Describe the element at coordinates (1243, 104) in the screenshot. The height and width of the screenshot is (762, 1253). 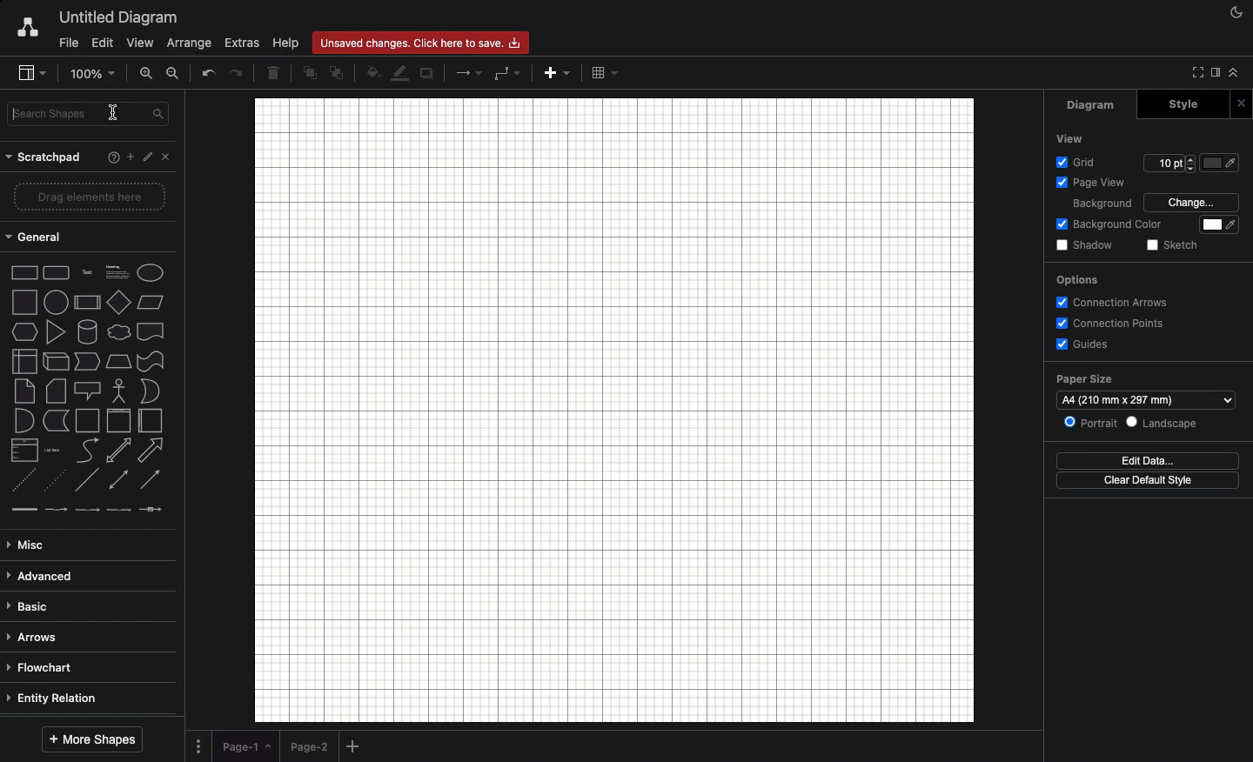
I see `Close` at that location.